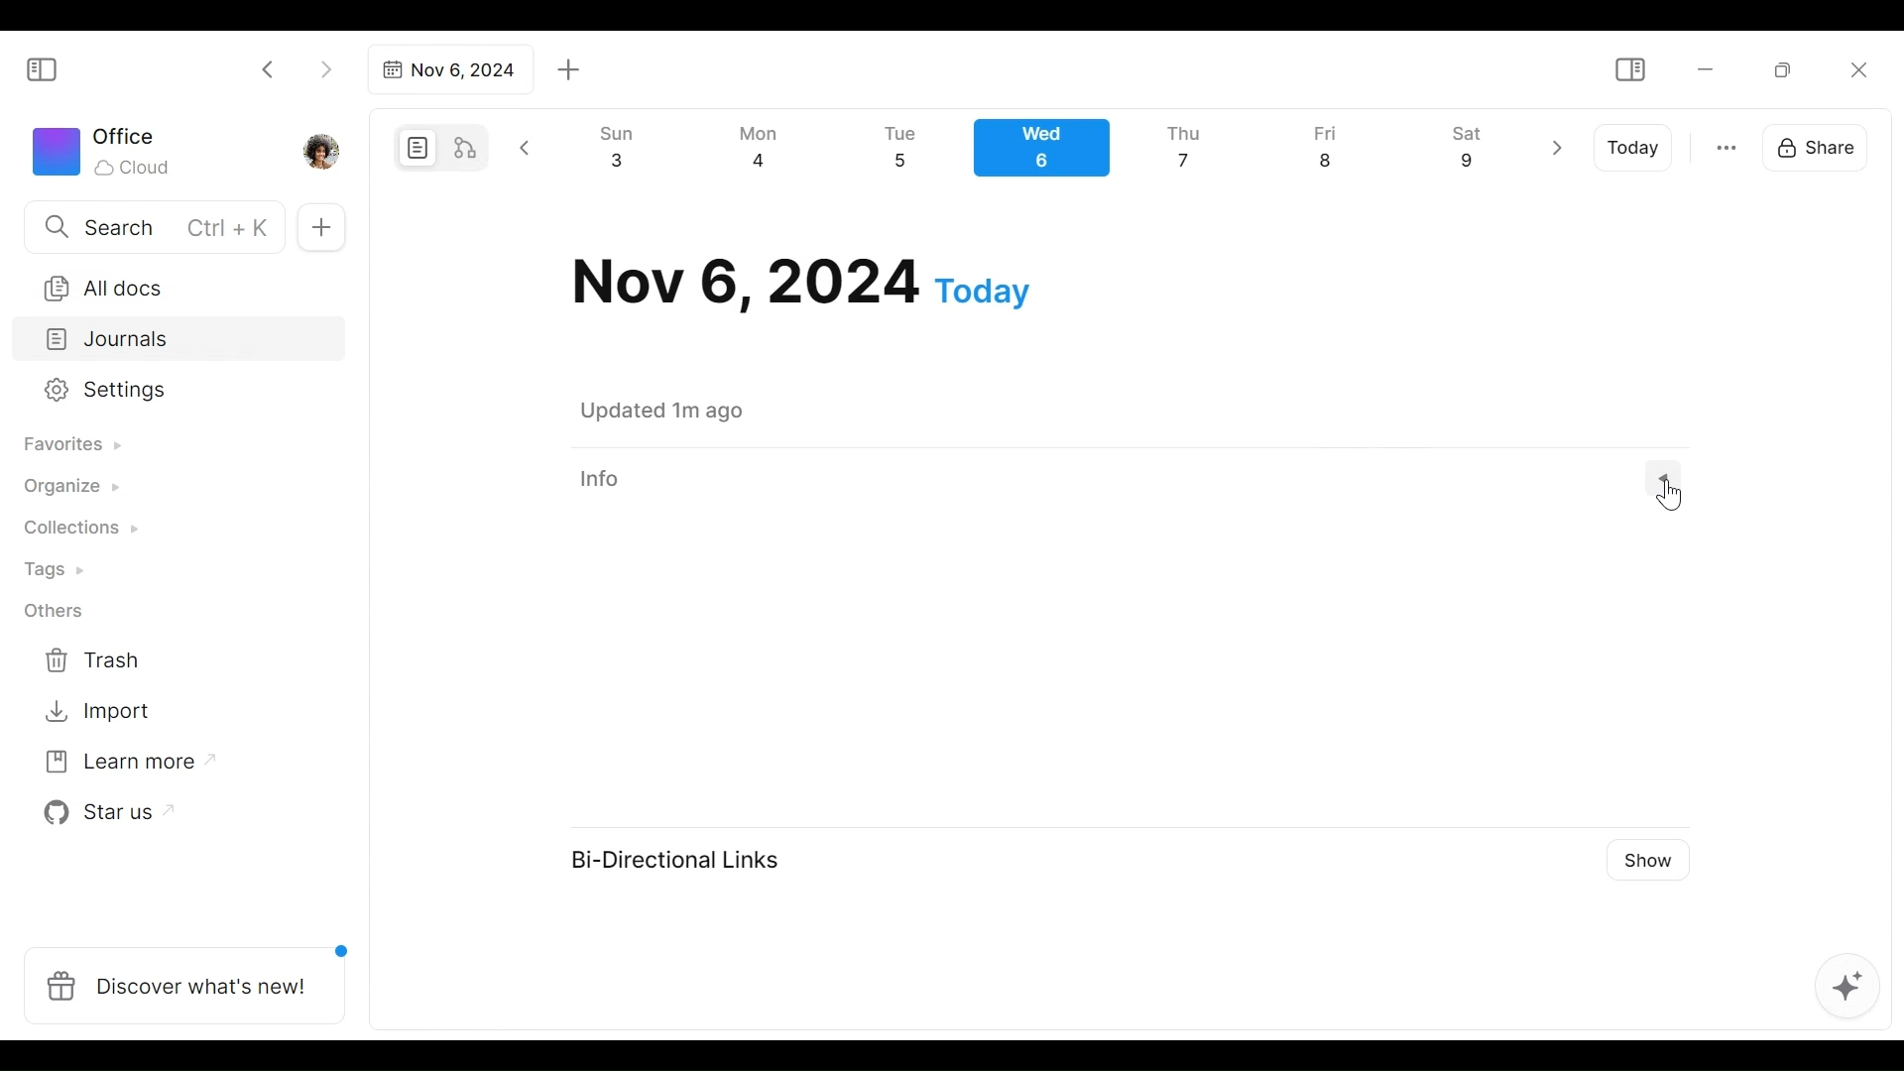 This screenshot has width=1904, height=1071. Describe the element at coordinates (1635, 148) in the screenshot. I see `Today` at that location.